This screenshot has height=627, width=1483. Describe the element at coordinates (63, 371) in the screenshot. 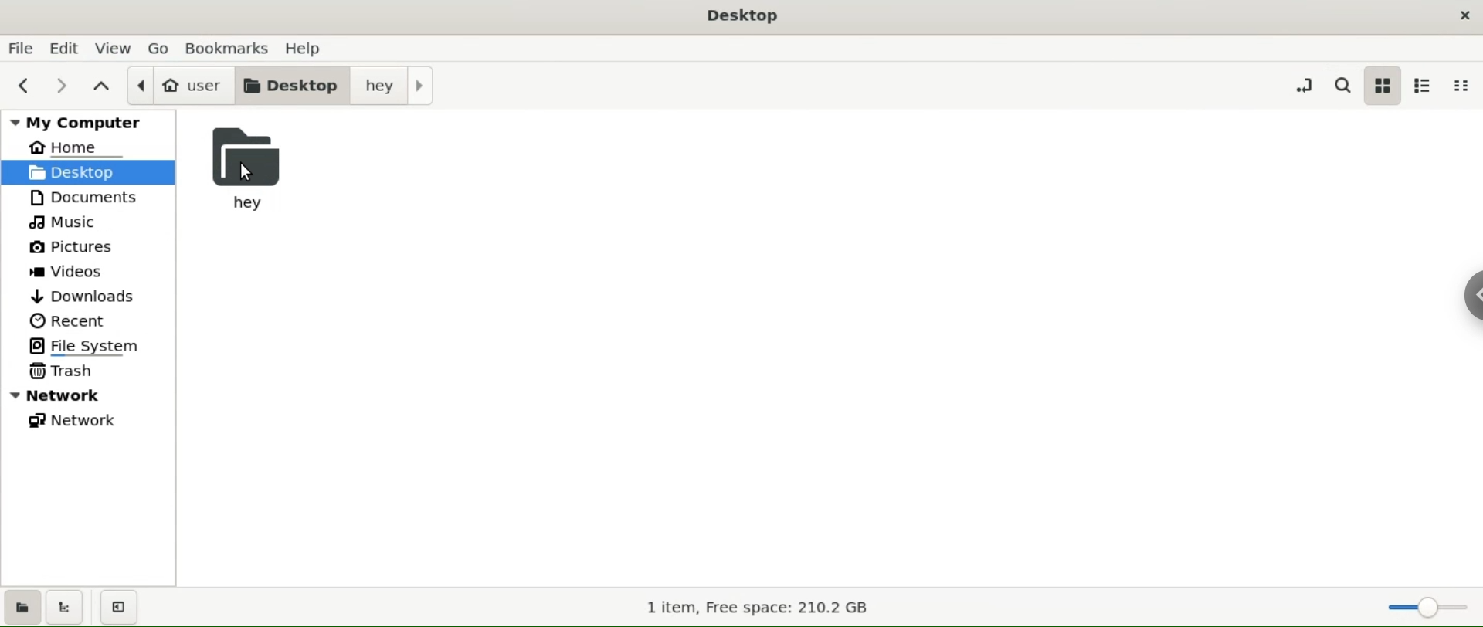

I see `trask` at that location.